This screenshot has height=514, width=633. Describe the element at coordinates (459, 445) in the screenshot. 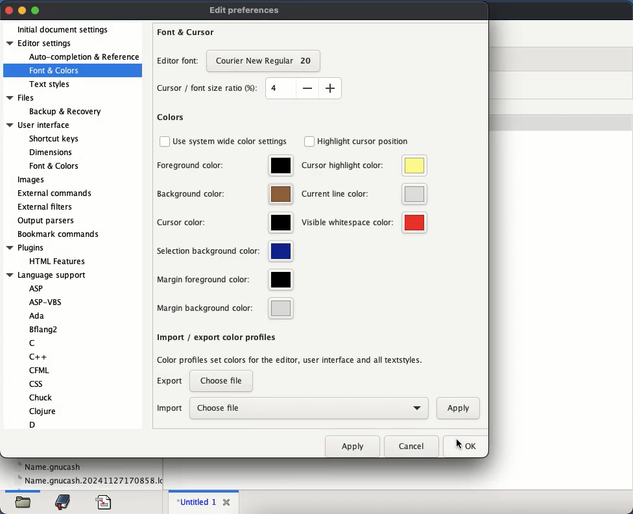

I see `cursor` at that location.